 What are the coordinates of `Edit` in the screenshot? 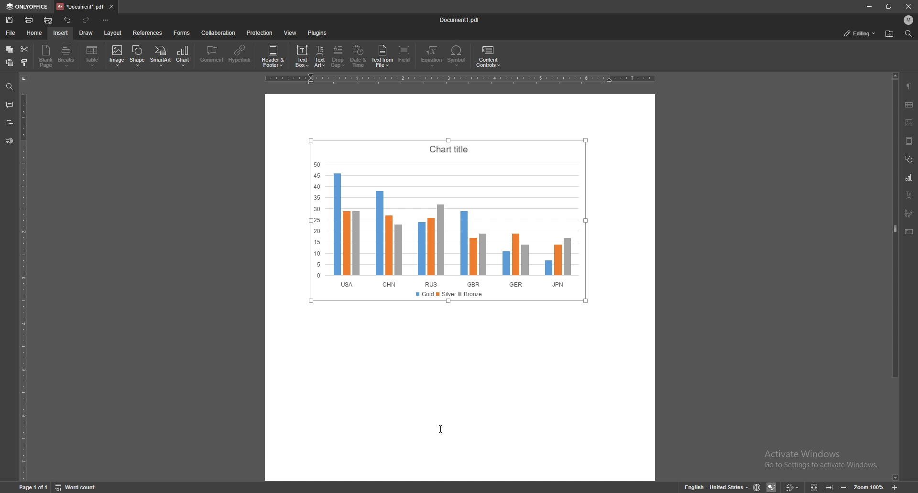 It's located at (793, 487).